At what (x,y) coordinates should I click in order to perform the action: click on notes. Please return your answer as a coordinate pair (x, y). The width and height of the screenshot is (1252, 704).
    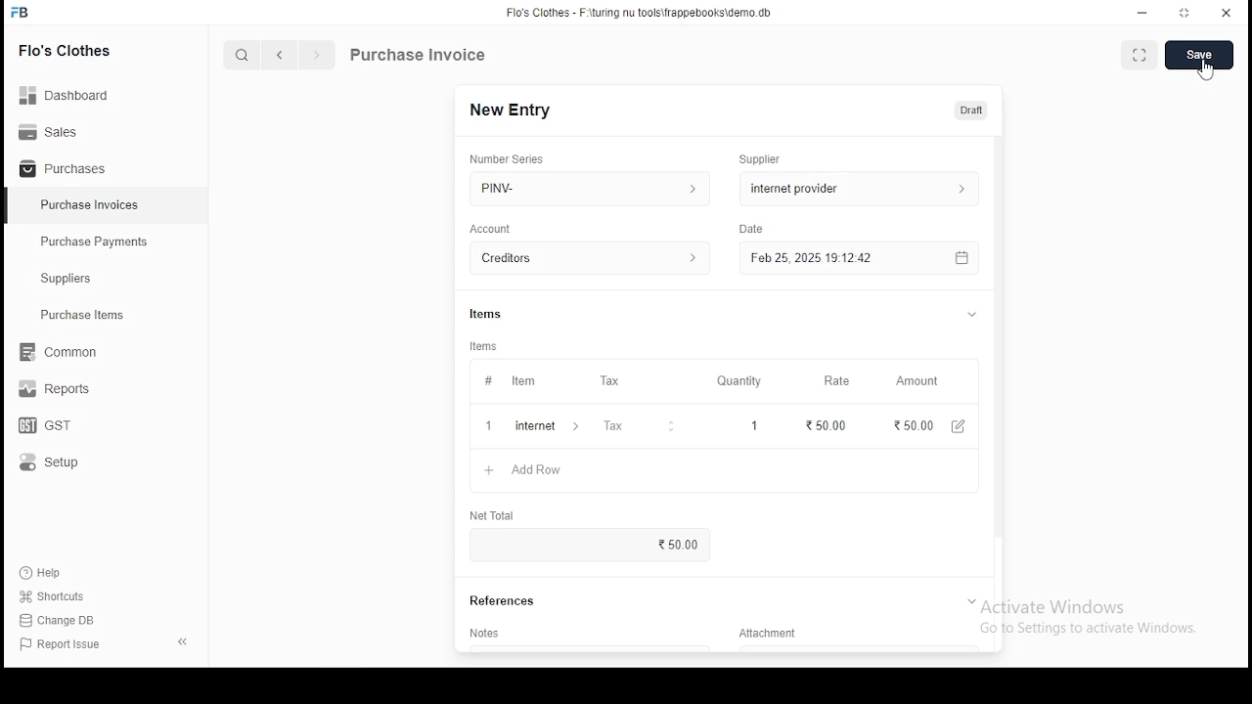
    Looking at the image, I should click on (487, 633).